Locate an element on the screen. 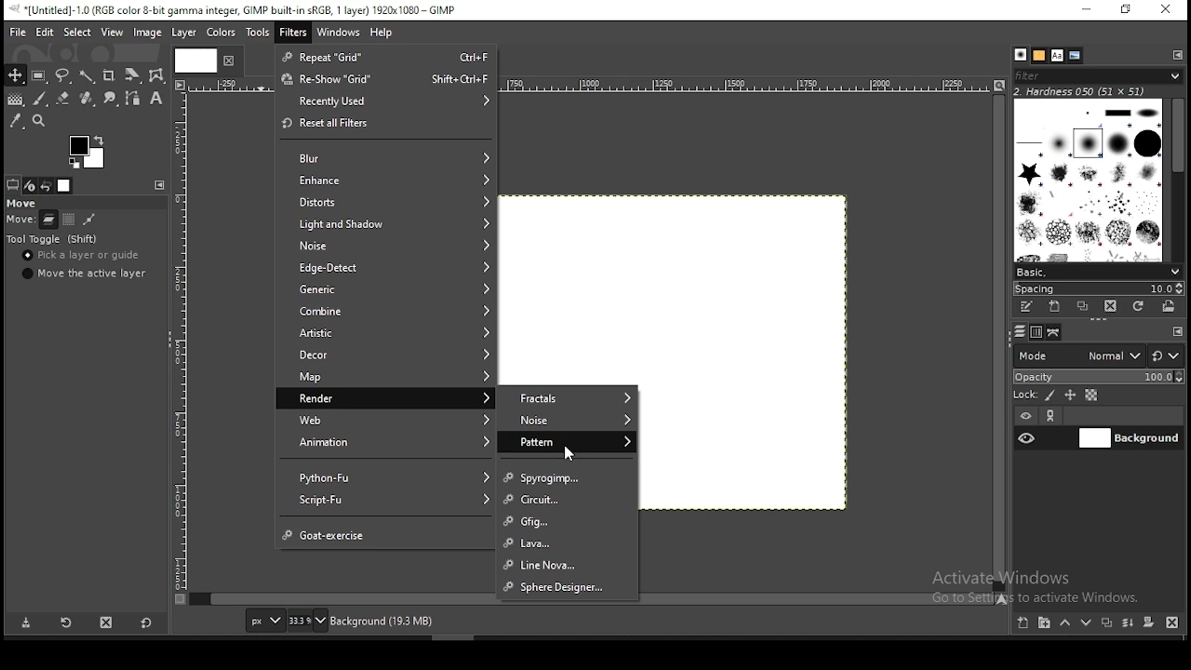  tools is located at coordinates (261, 33).